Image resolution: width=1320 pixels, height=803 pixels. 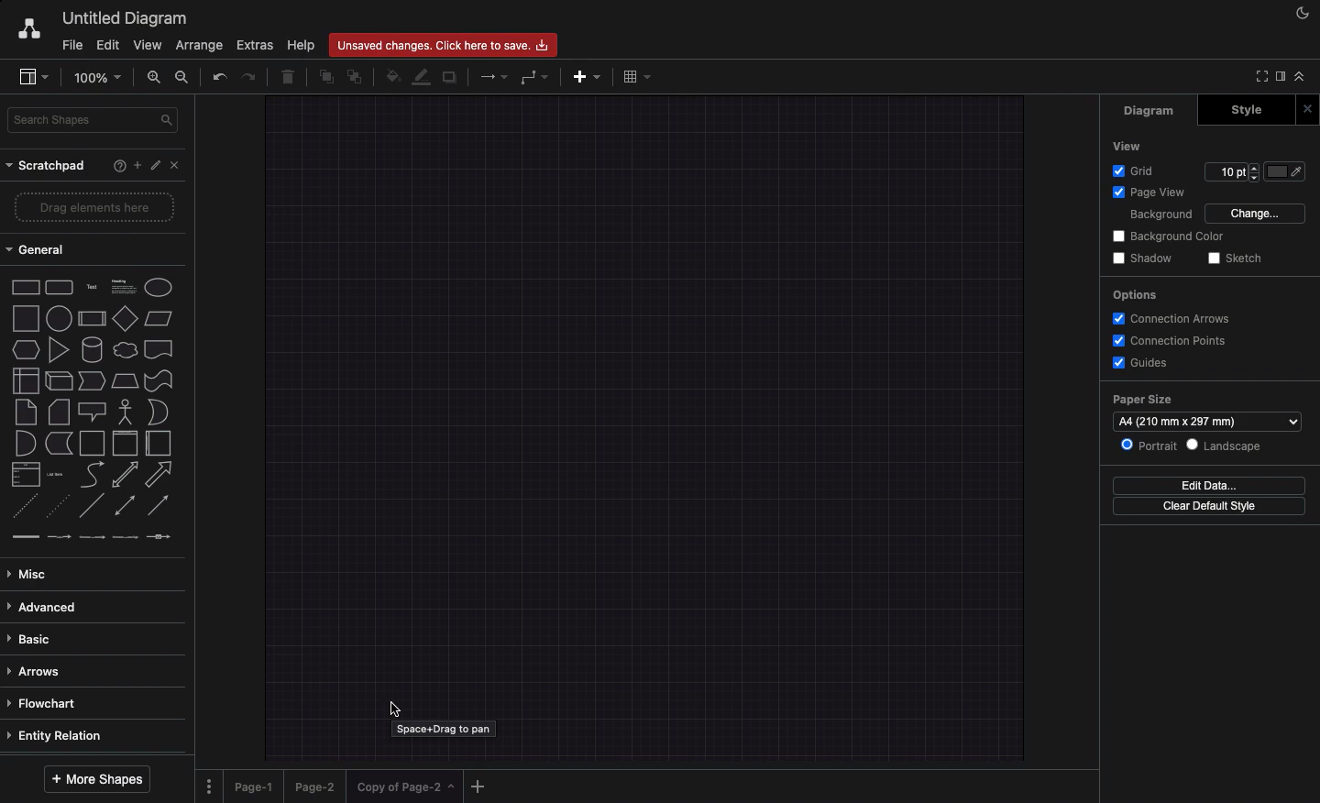 I want to click on Grid, so click(x=1132, y=171).